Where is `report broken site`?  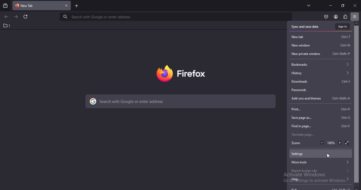
report broken site is located at coordinates (321, 171).